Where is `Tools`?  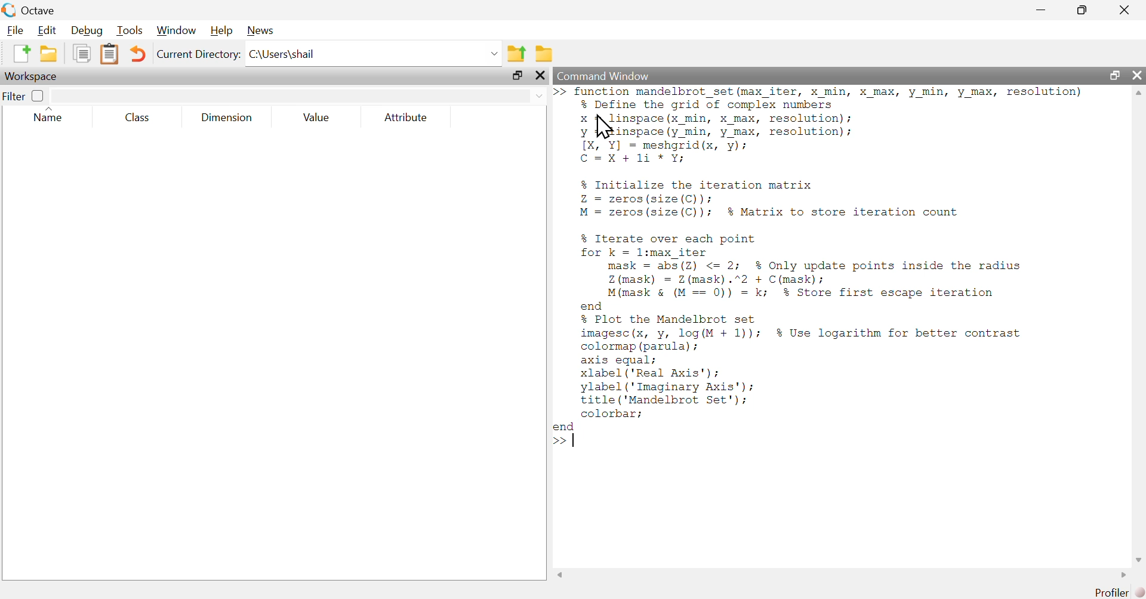 Tools is located at coordinates (128, 31).